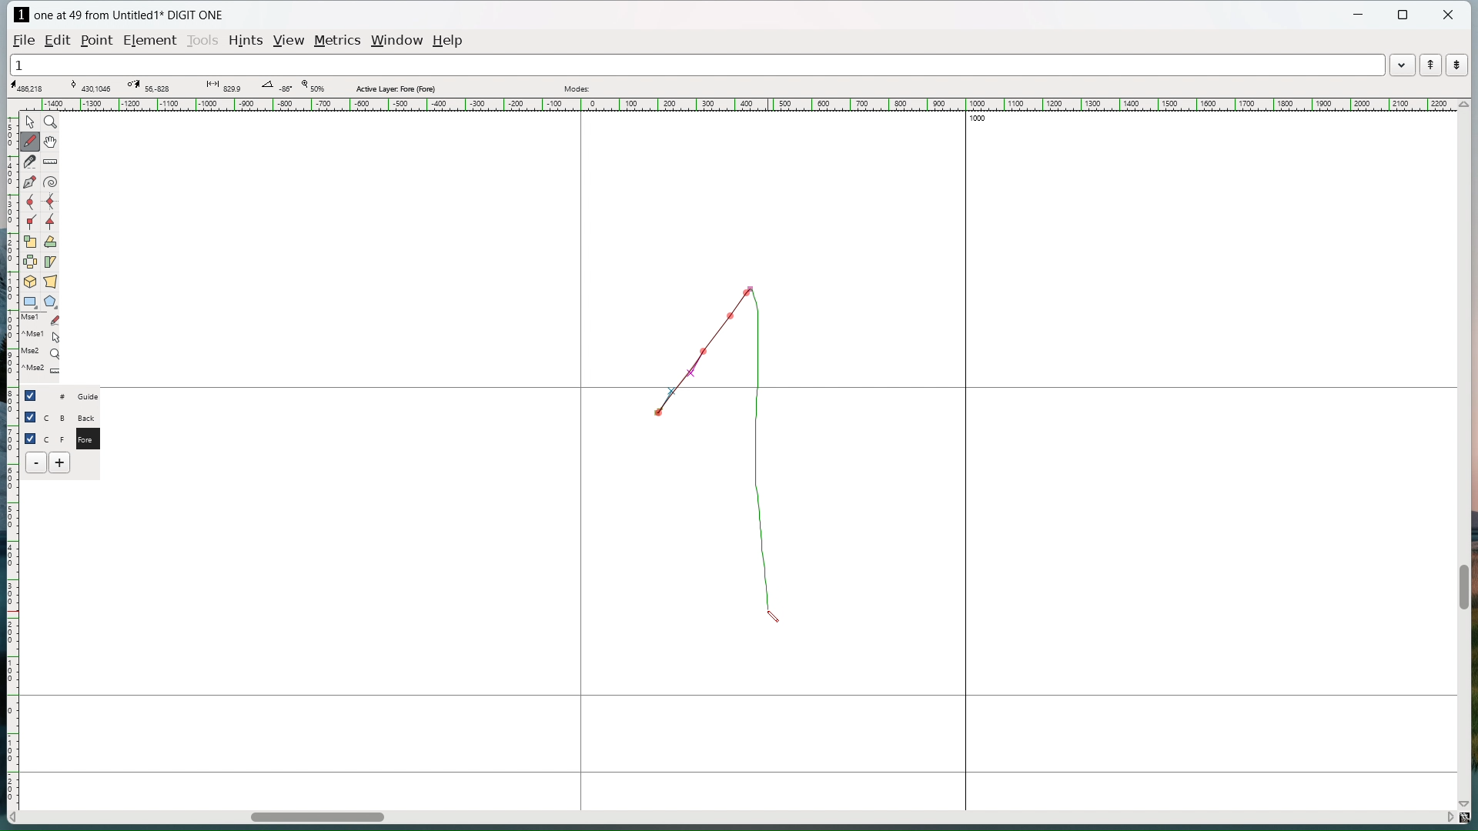 The height and width of the screenshot is (831, 1478). I want to click on metrics, so click(339, 42).